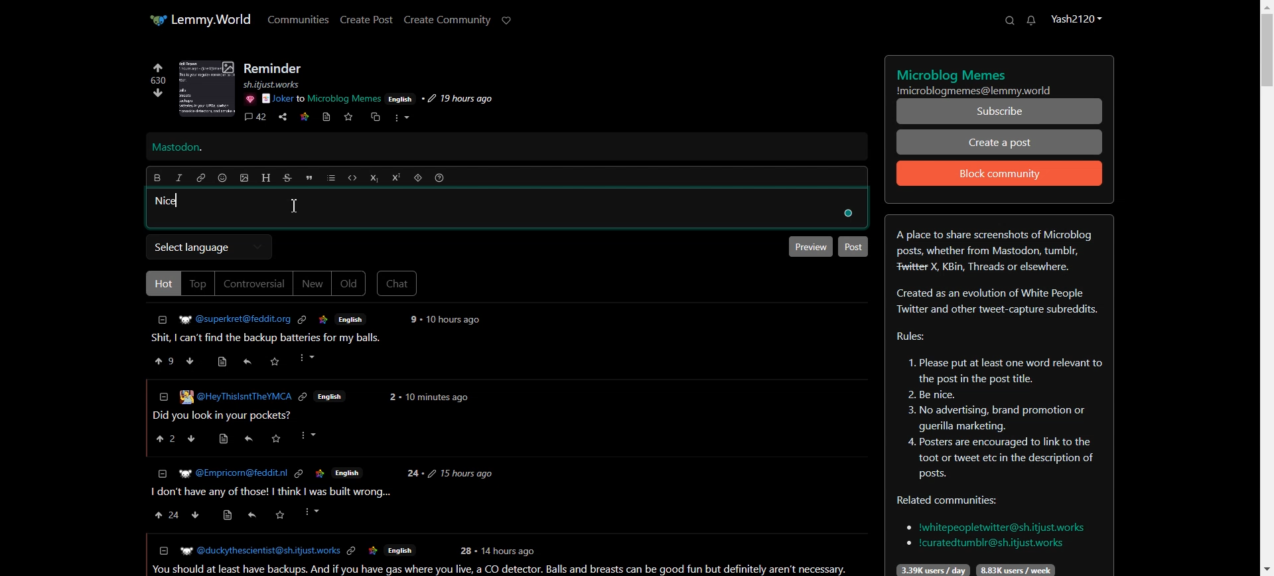  I want to click on 2, so click(391, 397).